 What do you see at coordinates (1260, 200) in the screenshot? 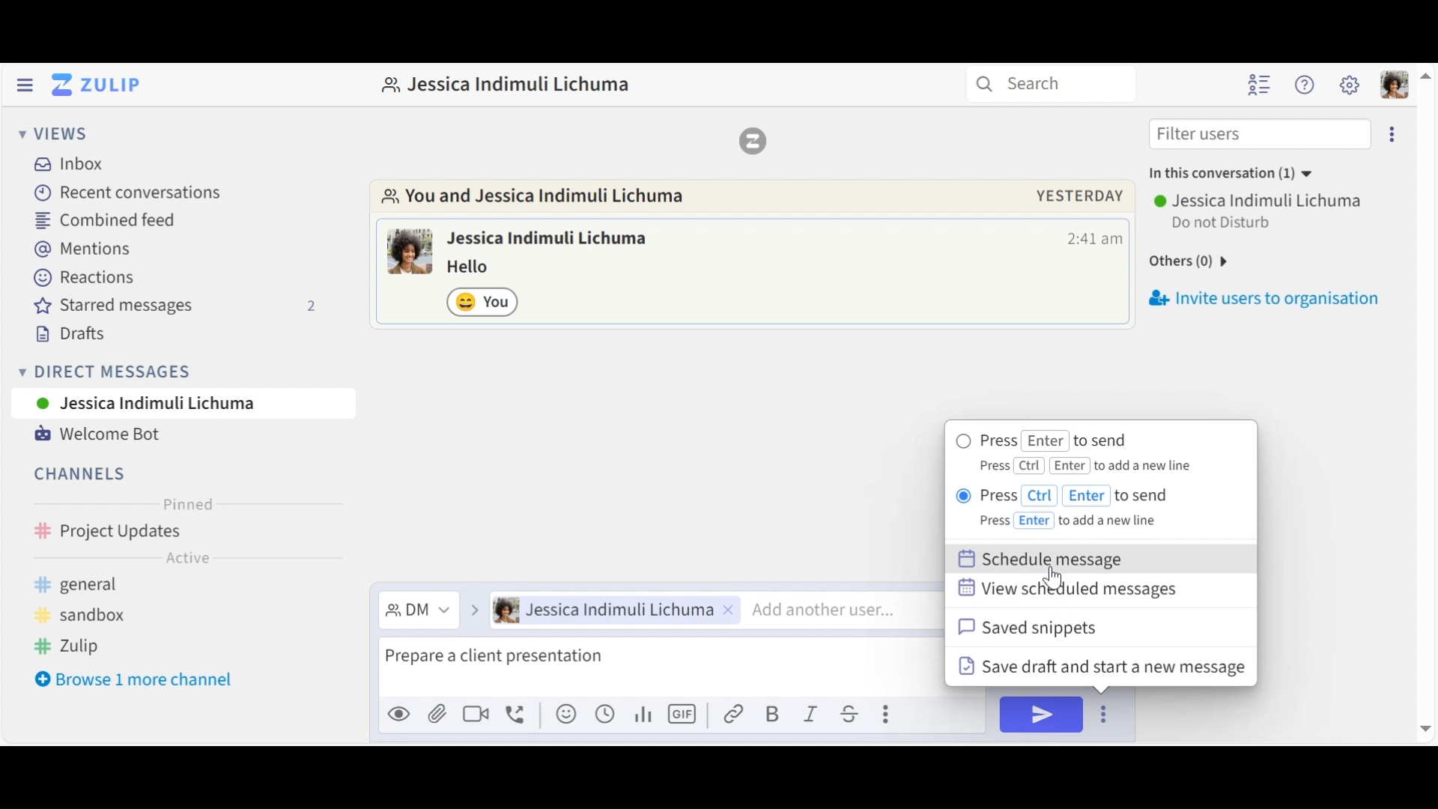
I see `Username` at bounding box center [1260, 200].